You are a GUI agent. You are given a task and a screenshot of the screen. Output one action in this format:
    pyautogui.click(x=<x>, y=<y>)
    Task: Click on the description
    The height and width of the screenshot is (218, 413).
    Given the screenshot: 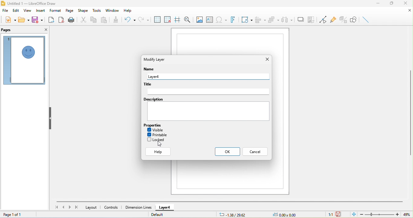 What is the action you would take?
    pyautogui.click(x=207, y=111)
    